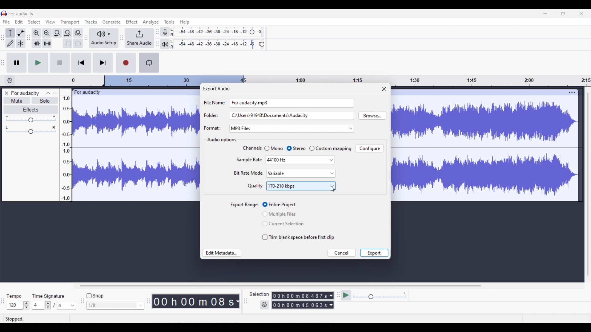 The image size is (591, 332). What do you see at coordinates (31, 130) in the screenshot?
I see `Pan scale` at bounding box center [31, 130].